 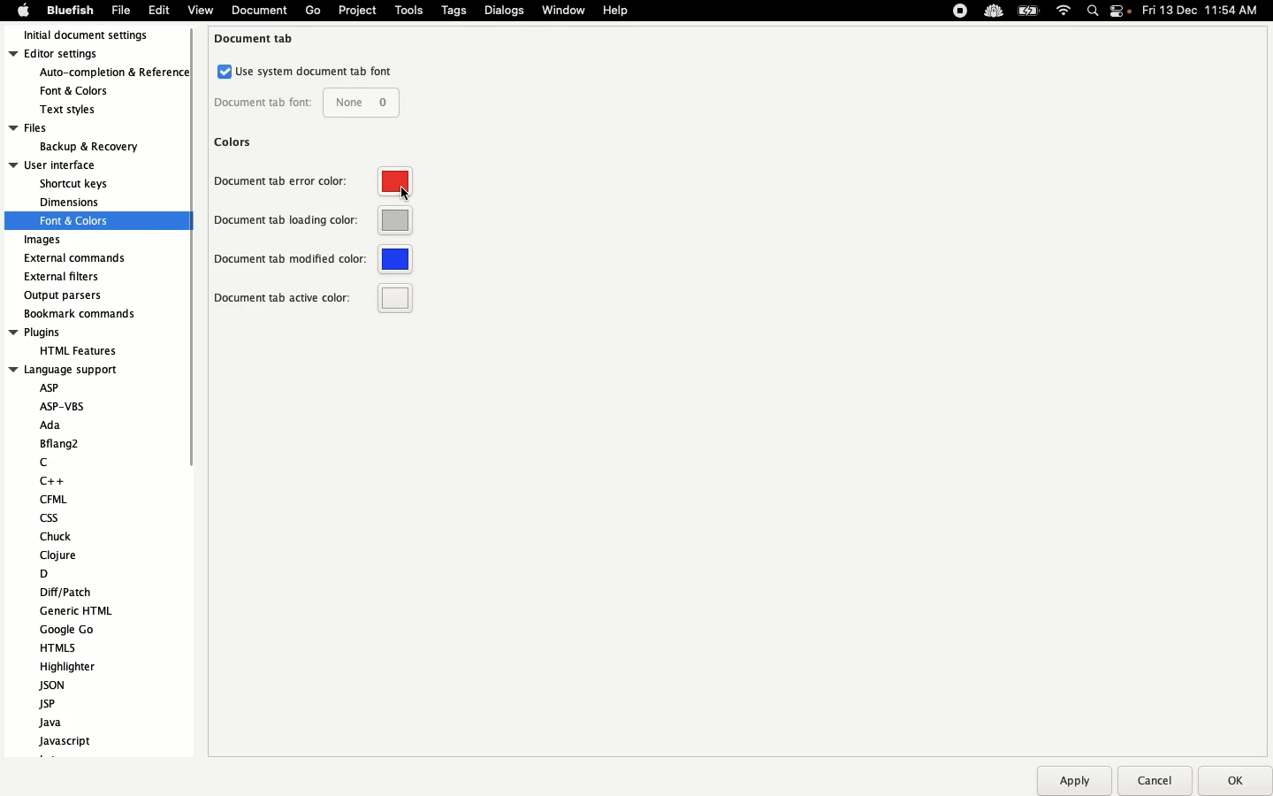 What do you see at coordinates (616, 10) in the screenshot?
I see `Help` at bounding box center [616, 10].